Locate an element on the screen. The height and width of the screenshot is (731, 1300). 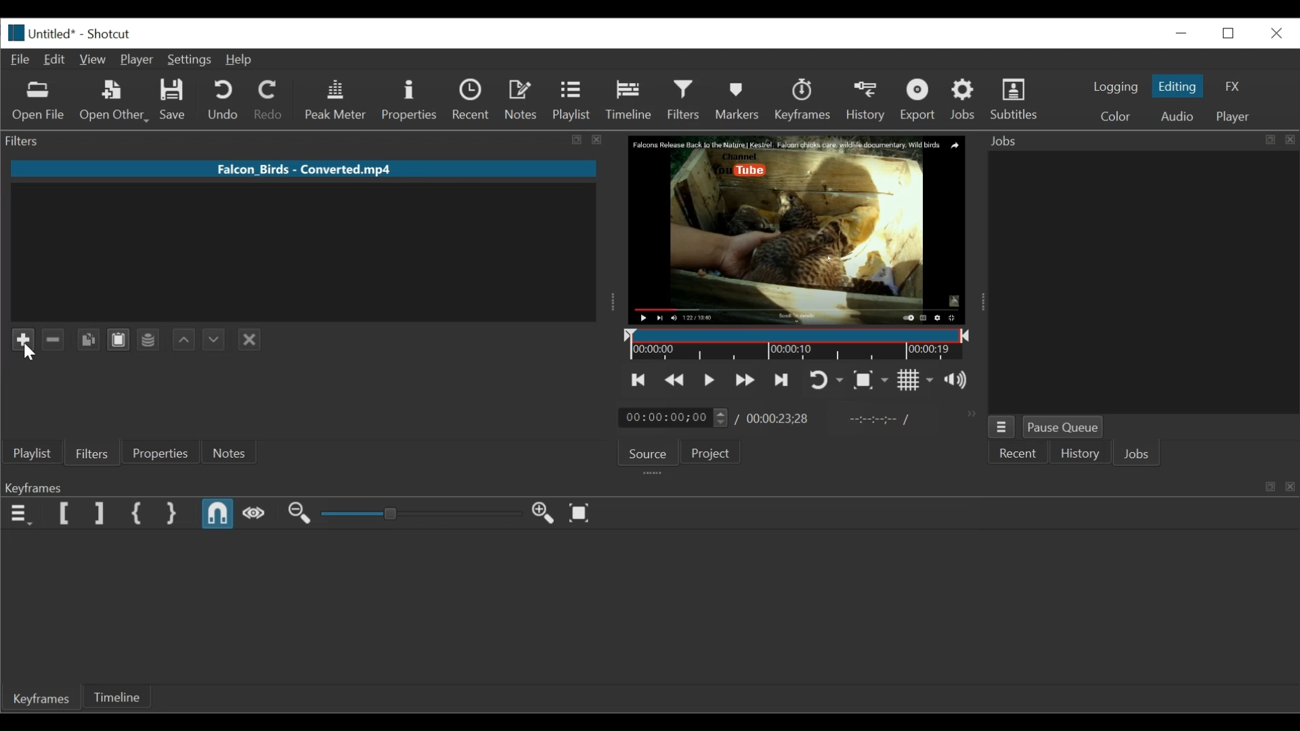
Help is located at coordinates (243, 60).